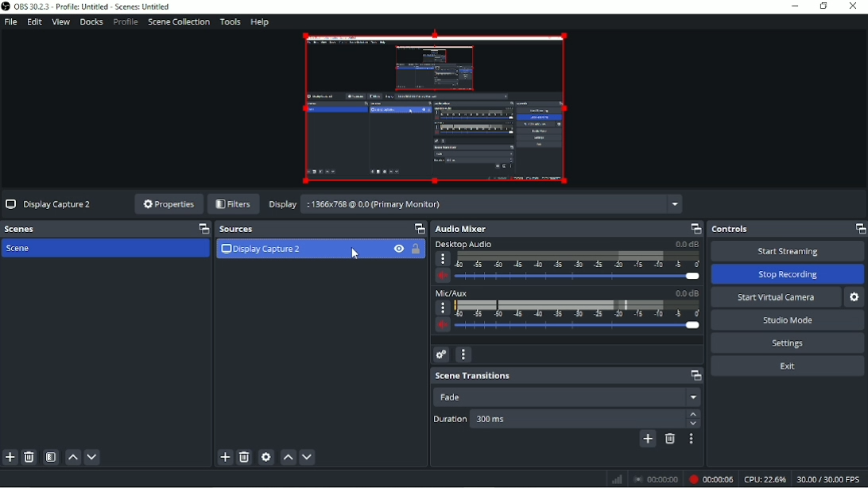 The height and width of the screenshot is (488, 868). What do you see at coordinates (787, 274) in the screenshot?
I see `Stop recording` at bounding box center [787, 274].